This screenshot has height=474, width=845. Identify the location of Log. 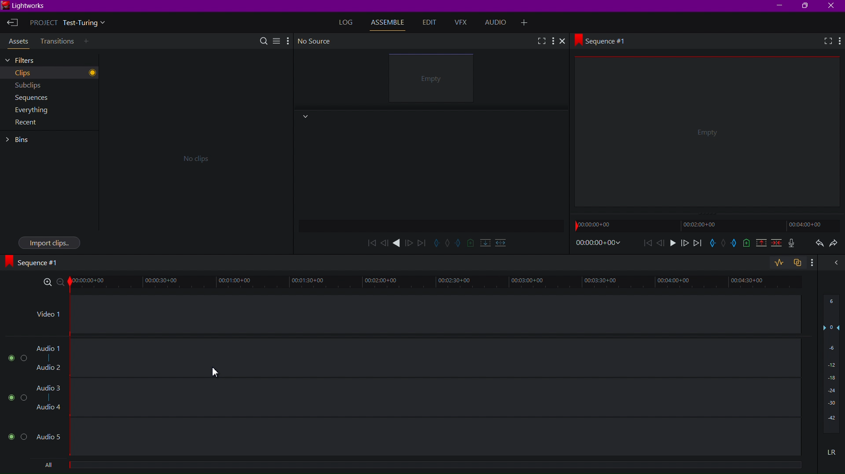
(347, 22).